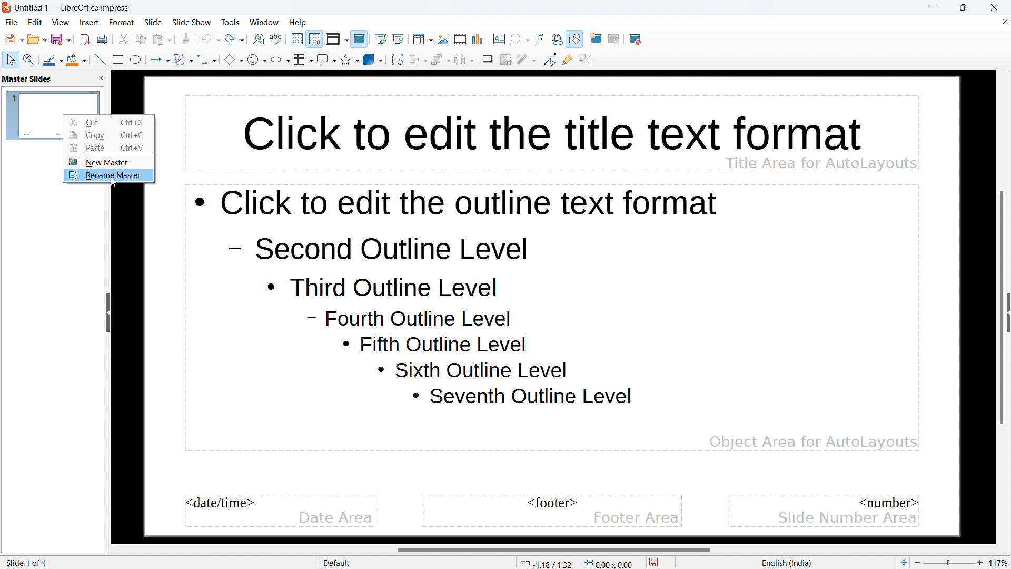  Describe the element at coordinates (377, 286) in the screenshot. I see `Third outline level` at that location.